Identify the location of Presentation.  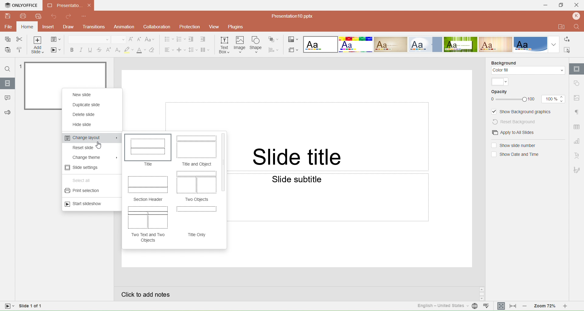
(69, 5).